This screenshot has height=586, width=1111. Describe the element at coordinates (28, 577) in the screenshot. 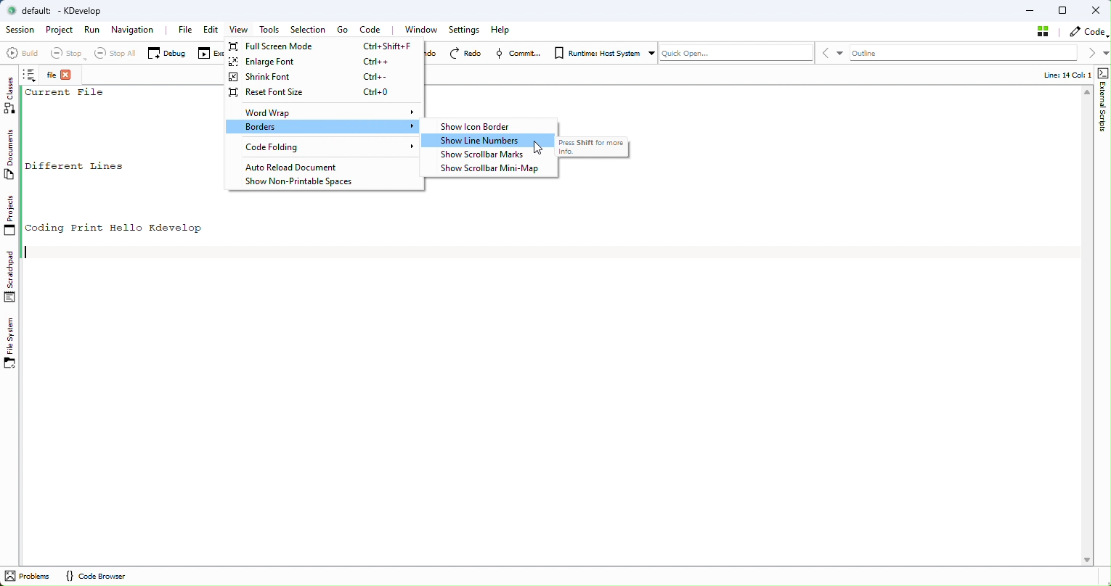

I see `Problems` at that location.